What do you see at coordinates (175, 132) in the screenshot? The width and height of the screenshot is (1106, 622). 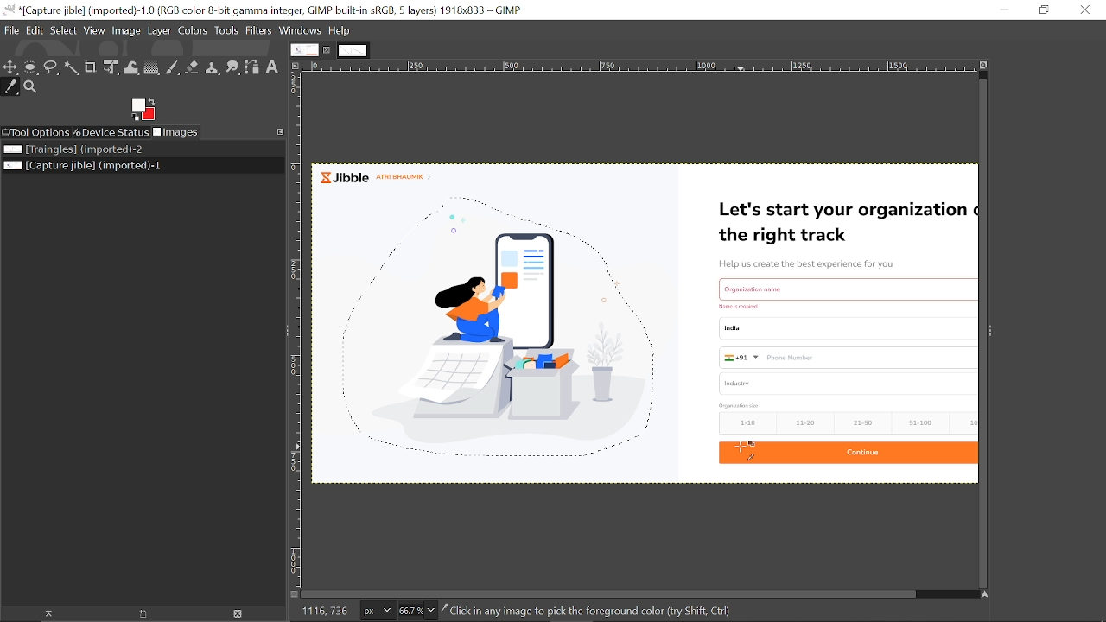 I see `Images` at bounding box center [175, 132].